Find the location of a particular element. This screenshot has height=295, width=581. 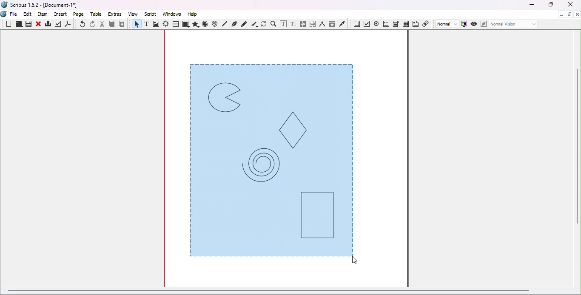

Freehand line is located at coordinates (245, 24).